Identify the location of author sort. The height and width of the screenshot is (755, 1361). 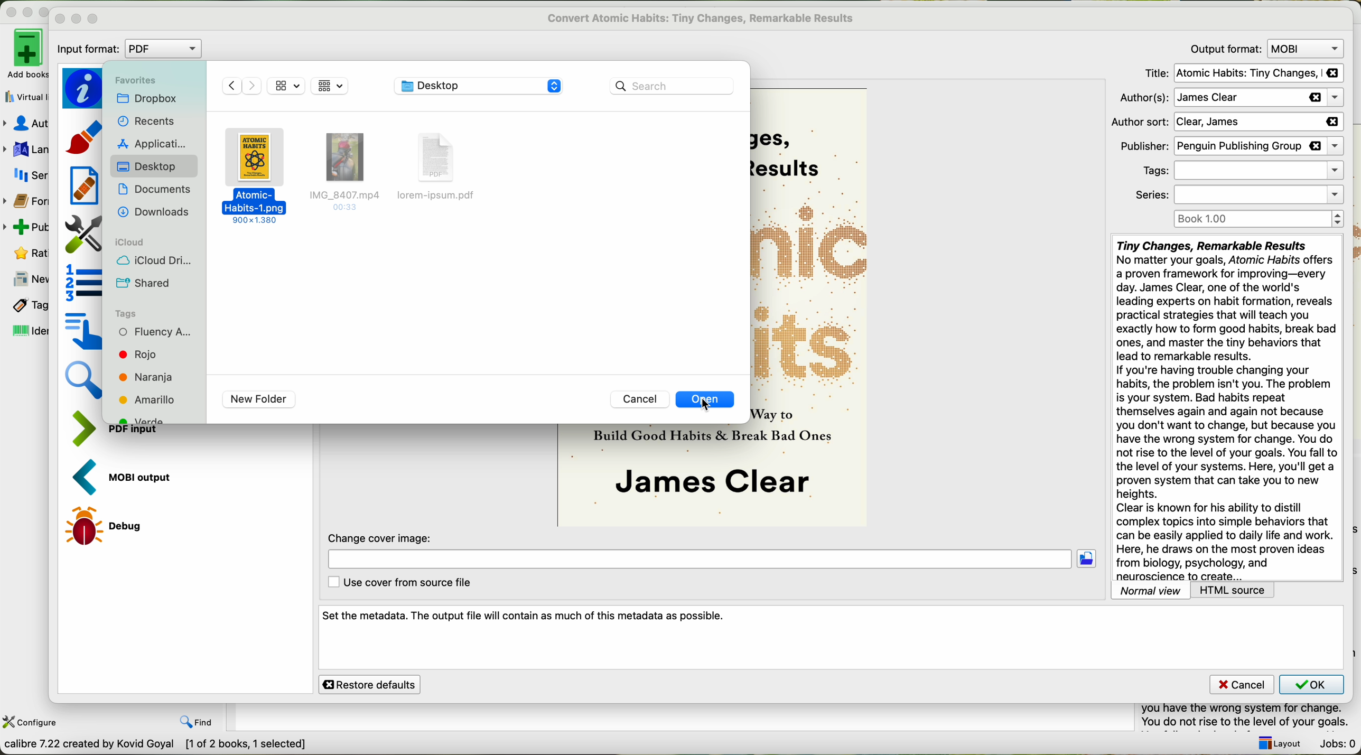
(1226, 122).